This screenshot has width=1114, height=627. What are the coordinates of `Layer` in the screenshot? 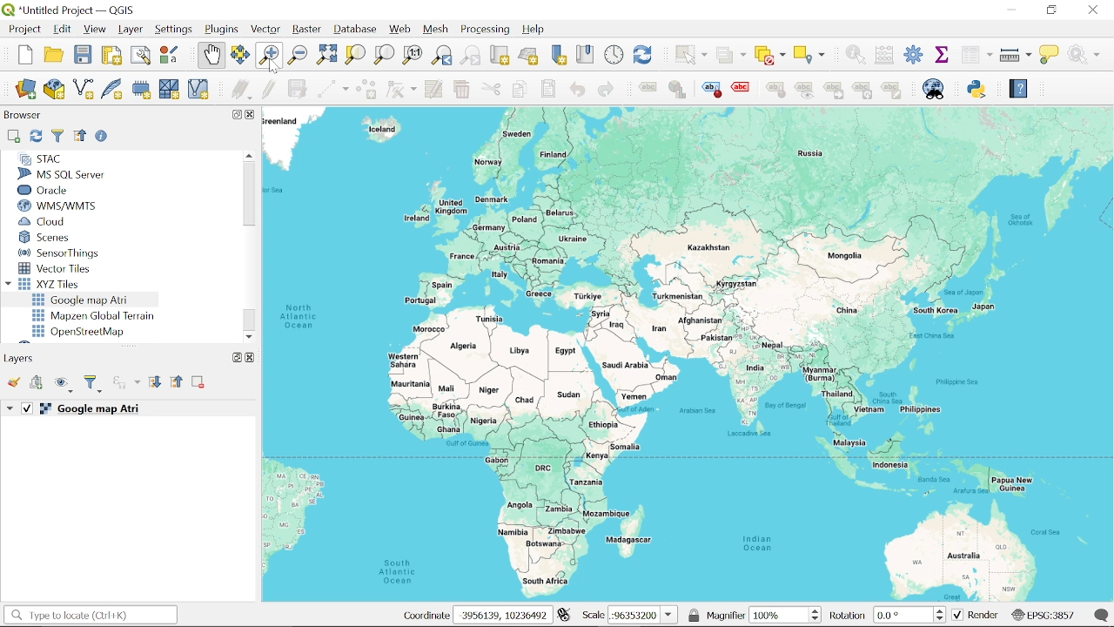 It's located at (131, 30).